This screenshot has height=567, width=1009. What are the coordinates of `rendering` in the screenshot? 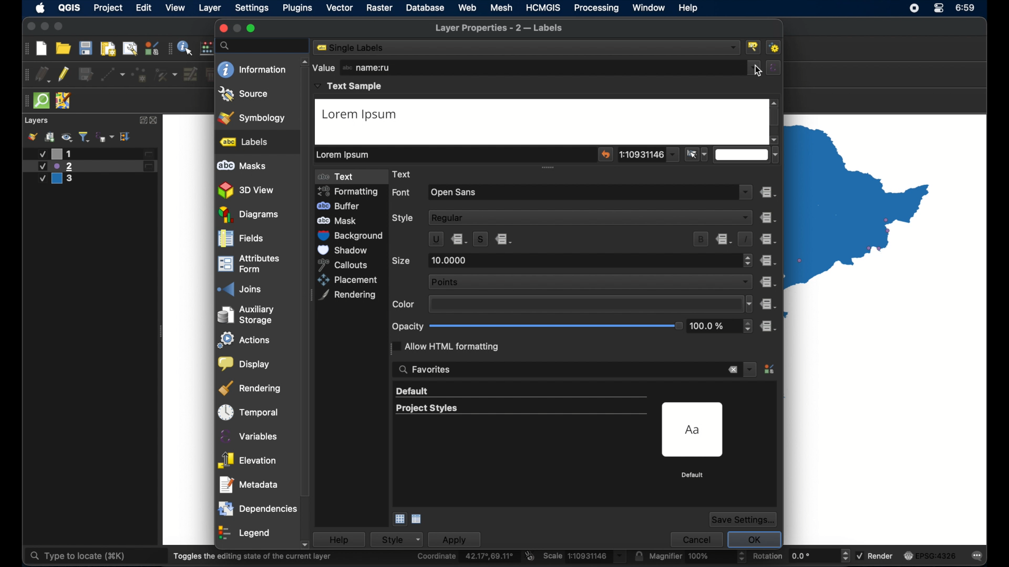 It's located at (250, 386).